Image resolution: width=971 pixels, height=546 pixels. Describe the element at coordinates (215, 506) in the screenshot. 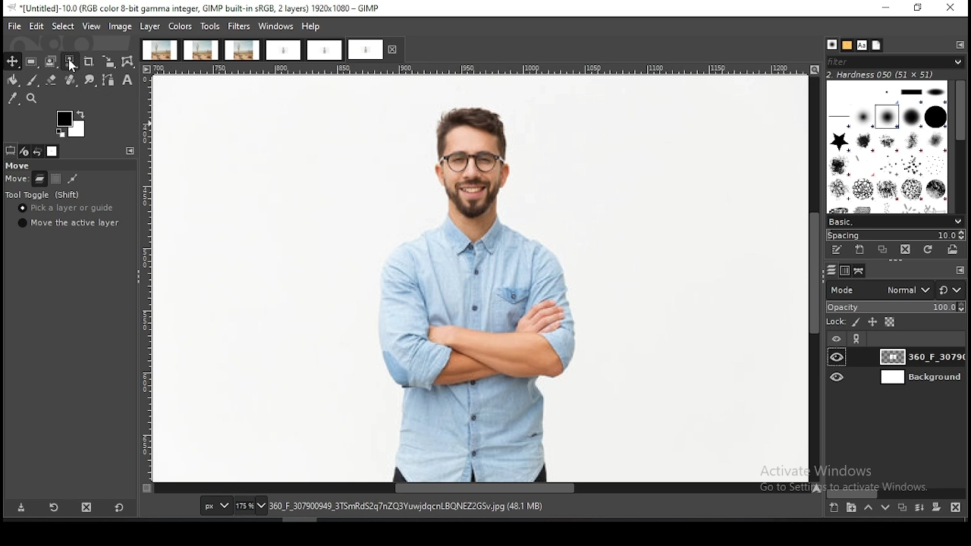

I see `units` at that location.